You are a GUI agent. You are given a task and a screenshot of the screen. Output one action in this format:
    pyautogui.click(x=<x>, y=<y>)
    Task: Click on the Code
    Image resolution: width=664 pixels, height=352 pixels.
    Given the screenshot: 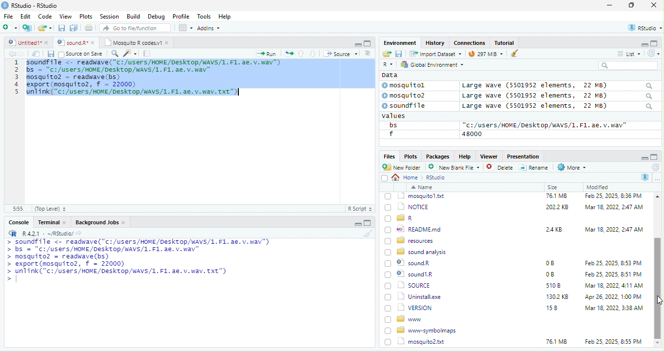 What is the action you would take?
    pyautogui.click(x=45, y=16)
    